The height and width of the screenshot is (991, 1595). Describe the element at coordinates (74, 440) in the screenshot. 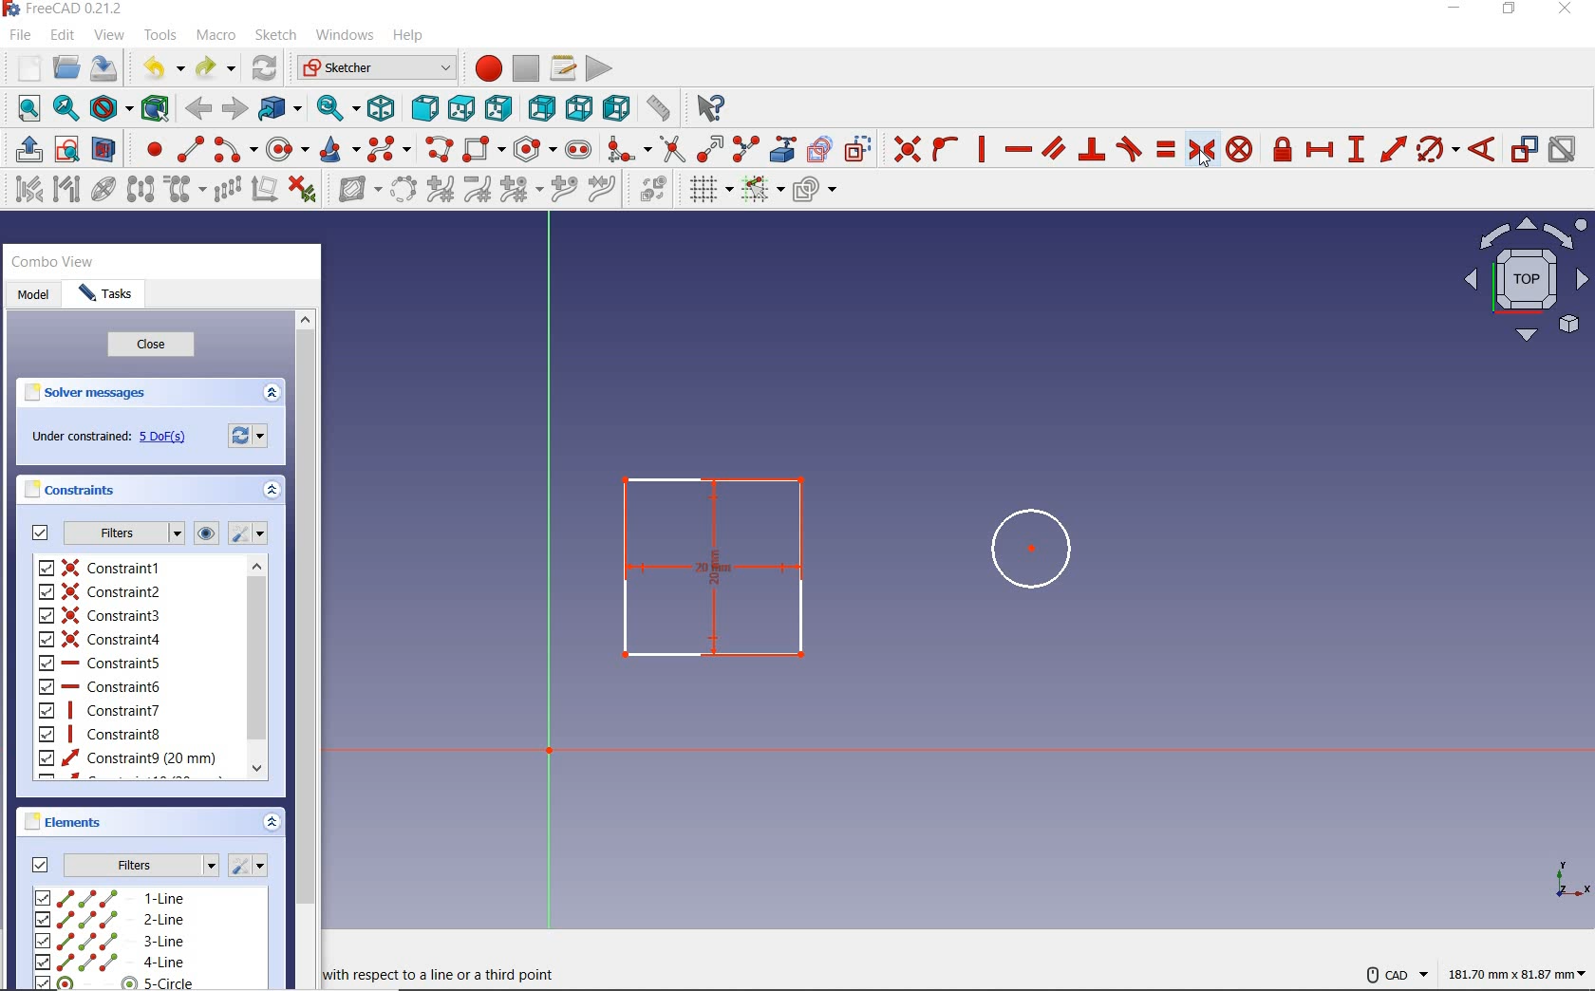

I see `under constrained: ` at that location.